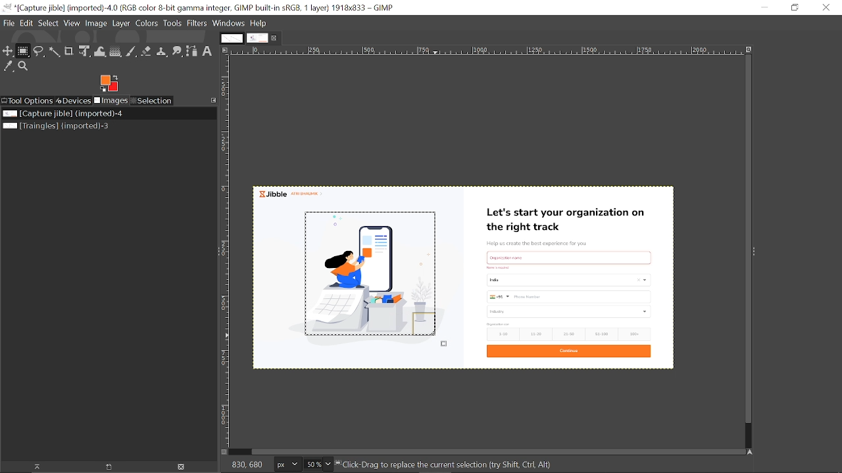 The image size is (842, 473). I want to click on Navigate the image's display, so click(751, 451).